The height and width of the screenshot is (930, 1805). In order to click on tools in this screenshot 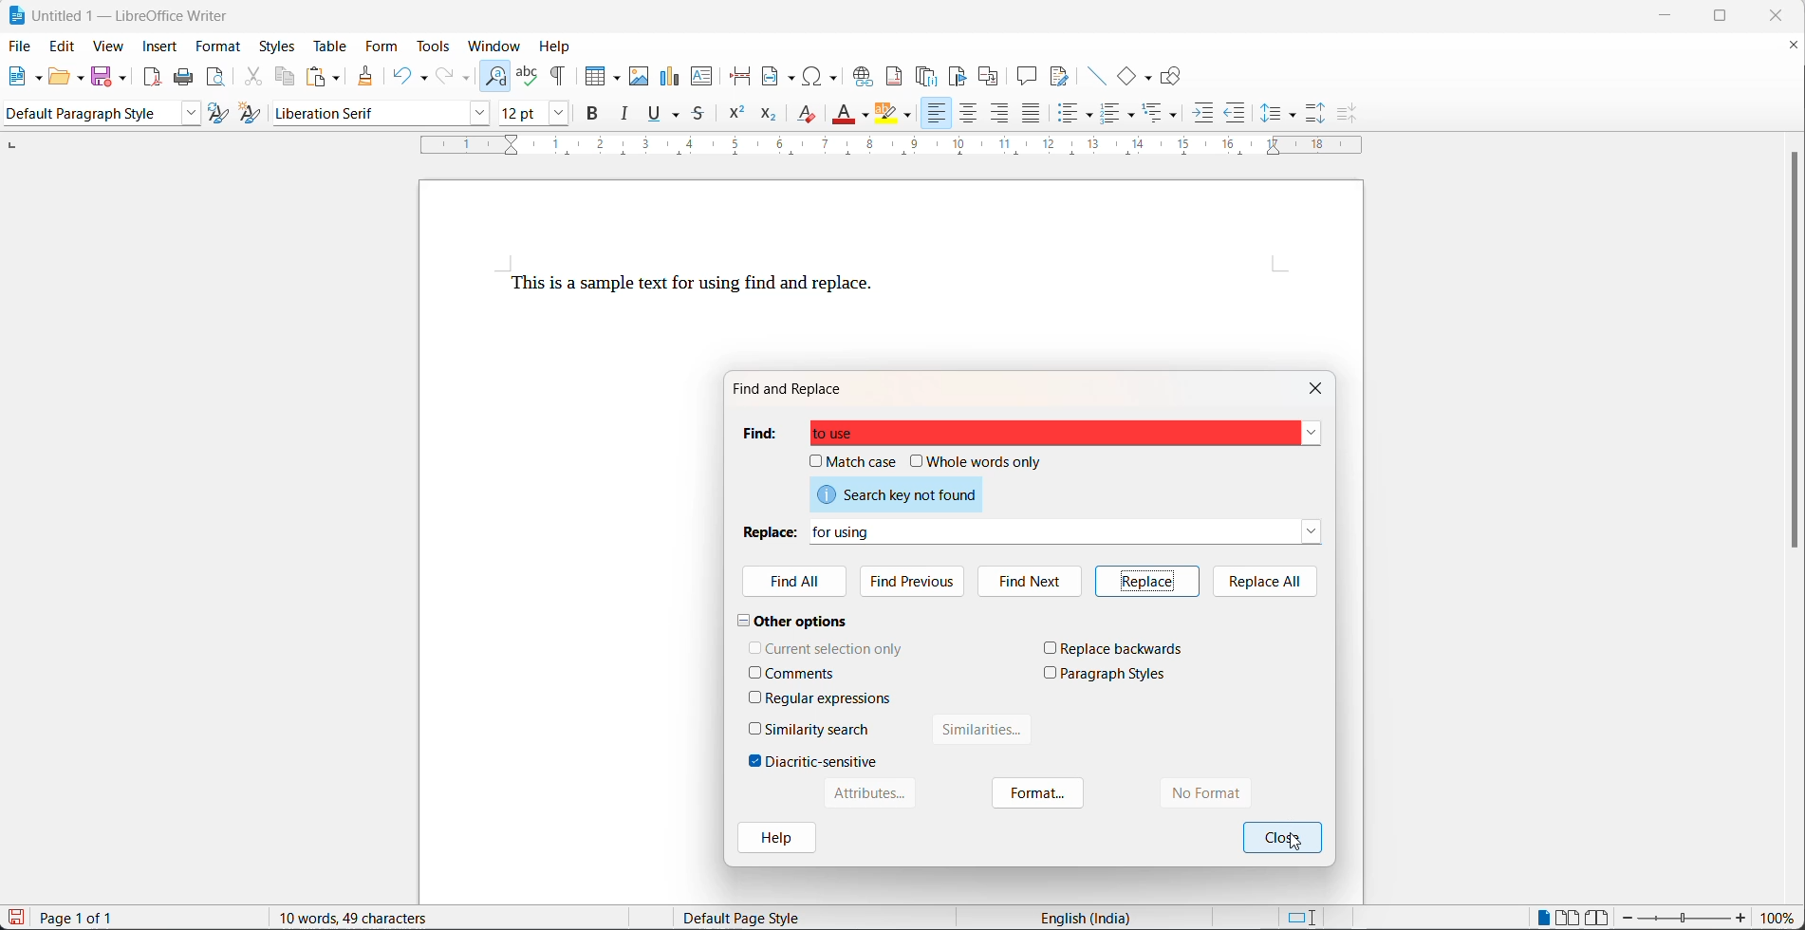, I will do `click(437, 46)`.